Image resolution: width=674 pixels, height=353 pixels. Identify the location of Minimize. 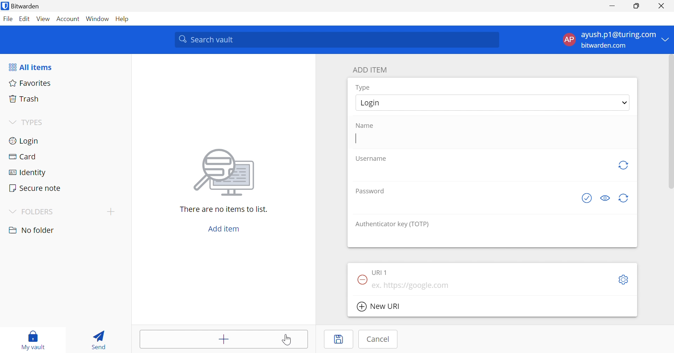
(612, 6).